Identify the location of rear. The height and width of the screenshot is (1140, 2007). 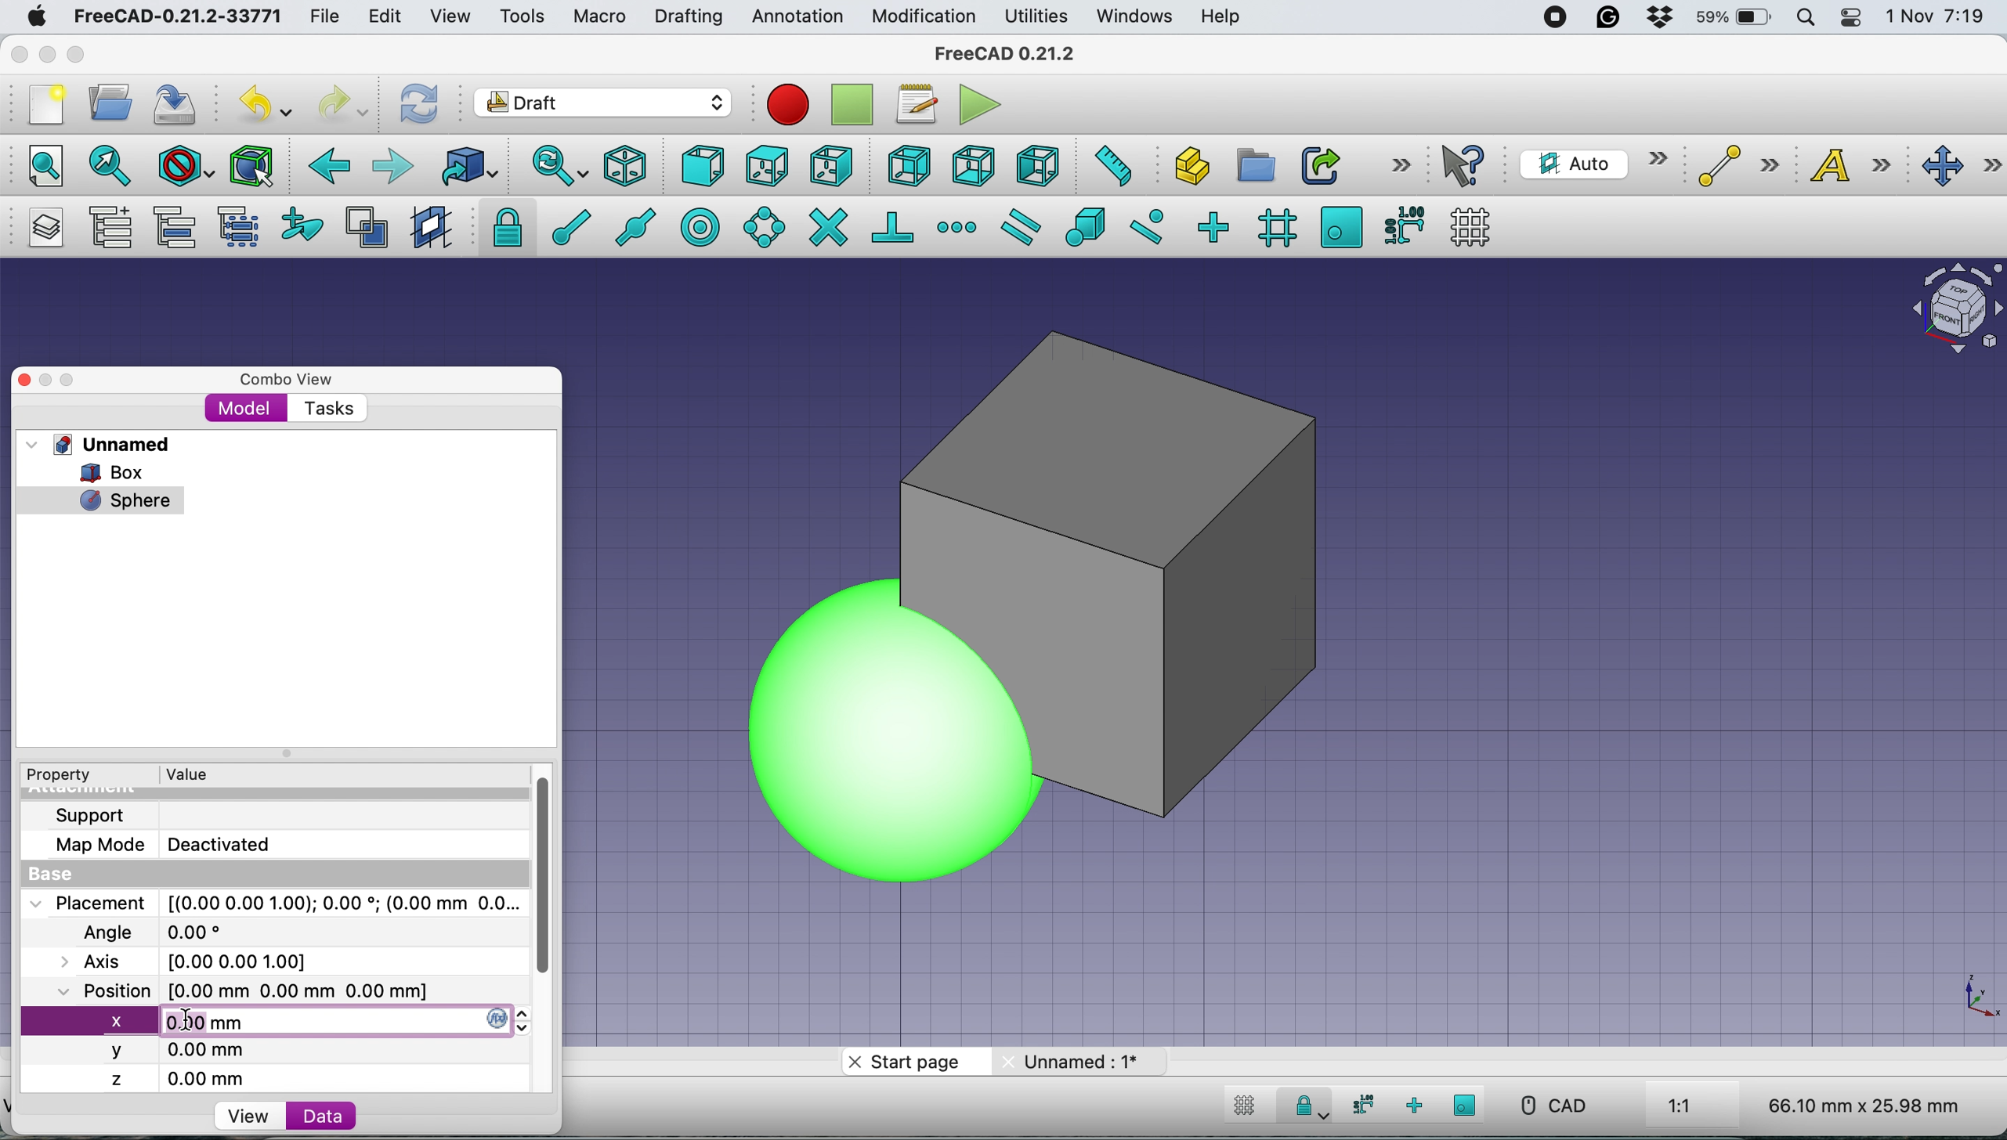
(907, 166).